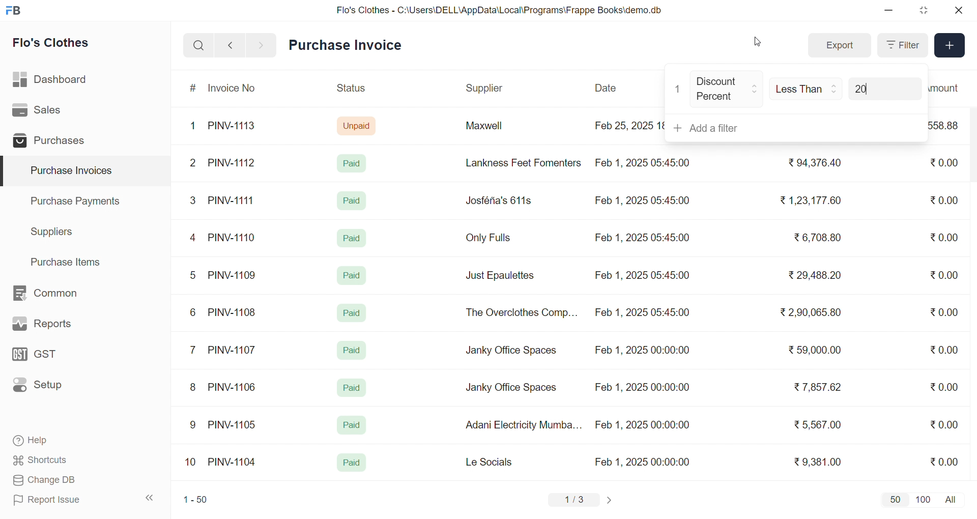 This screenshot has height=519, width=977. Describe the element at coordinates (517, 163) in the screenshot. I see `Lankness Feet Fomenters` at that location.